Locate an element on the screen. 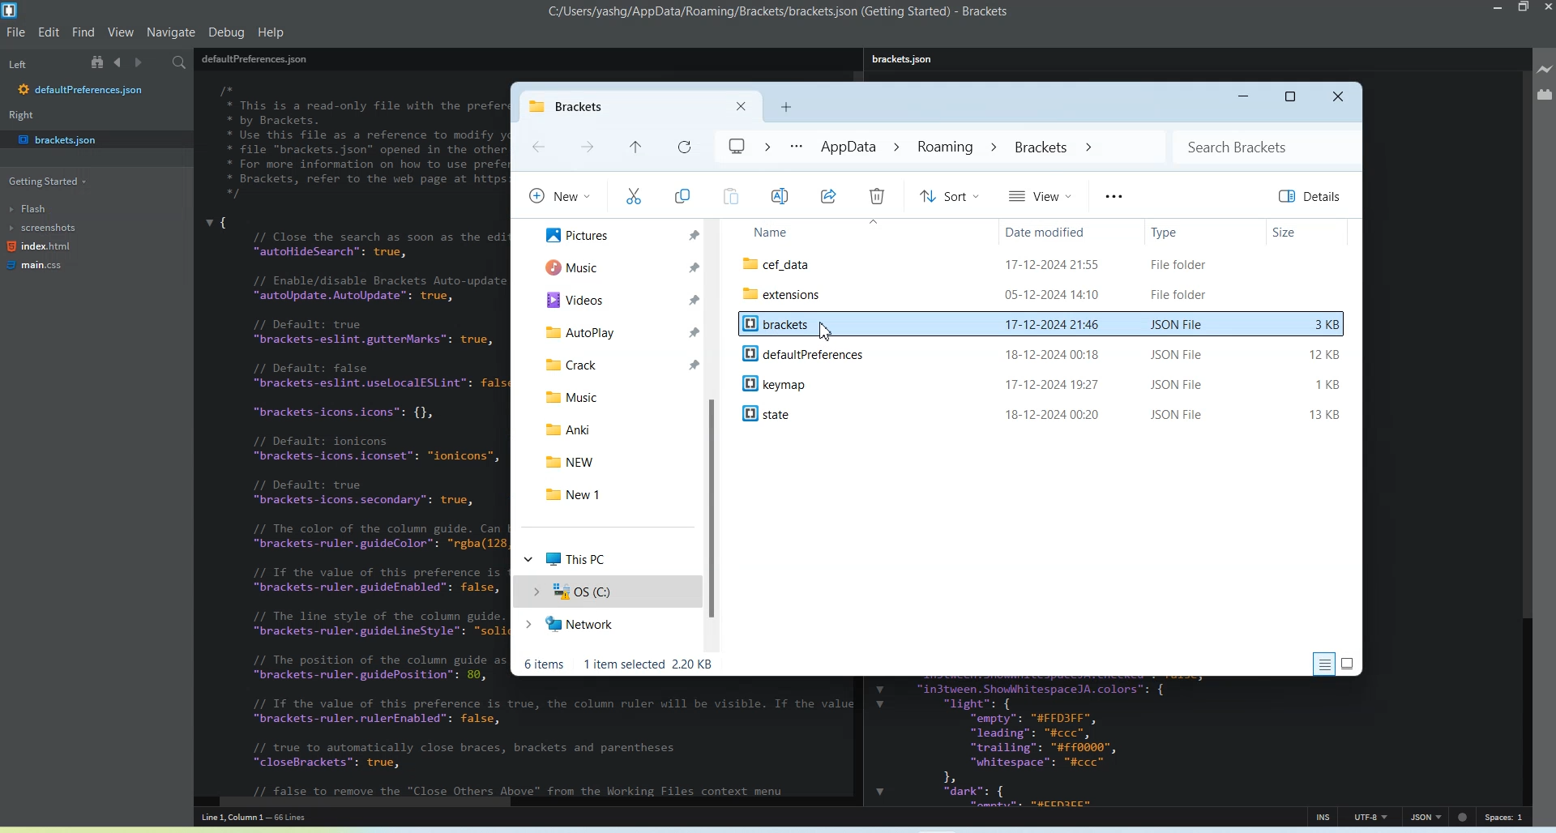  c:/users/yashg/appdata/roaming/brackets/brackets.json (getting started)-brackets is located at coordinates (779, 12).